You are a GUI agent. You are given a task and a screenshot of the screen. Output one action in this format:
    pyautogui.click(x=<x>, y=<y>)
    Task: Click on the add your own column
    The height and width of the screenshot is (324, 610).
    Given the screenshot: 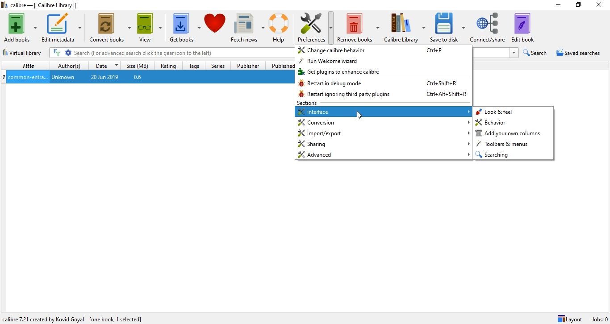 What is the action you would take?
    pyautogui.click(x=514, y=133)
    